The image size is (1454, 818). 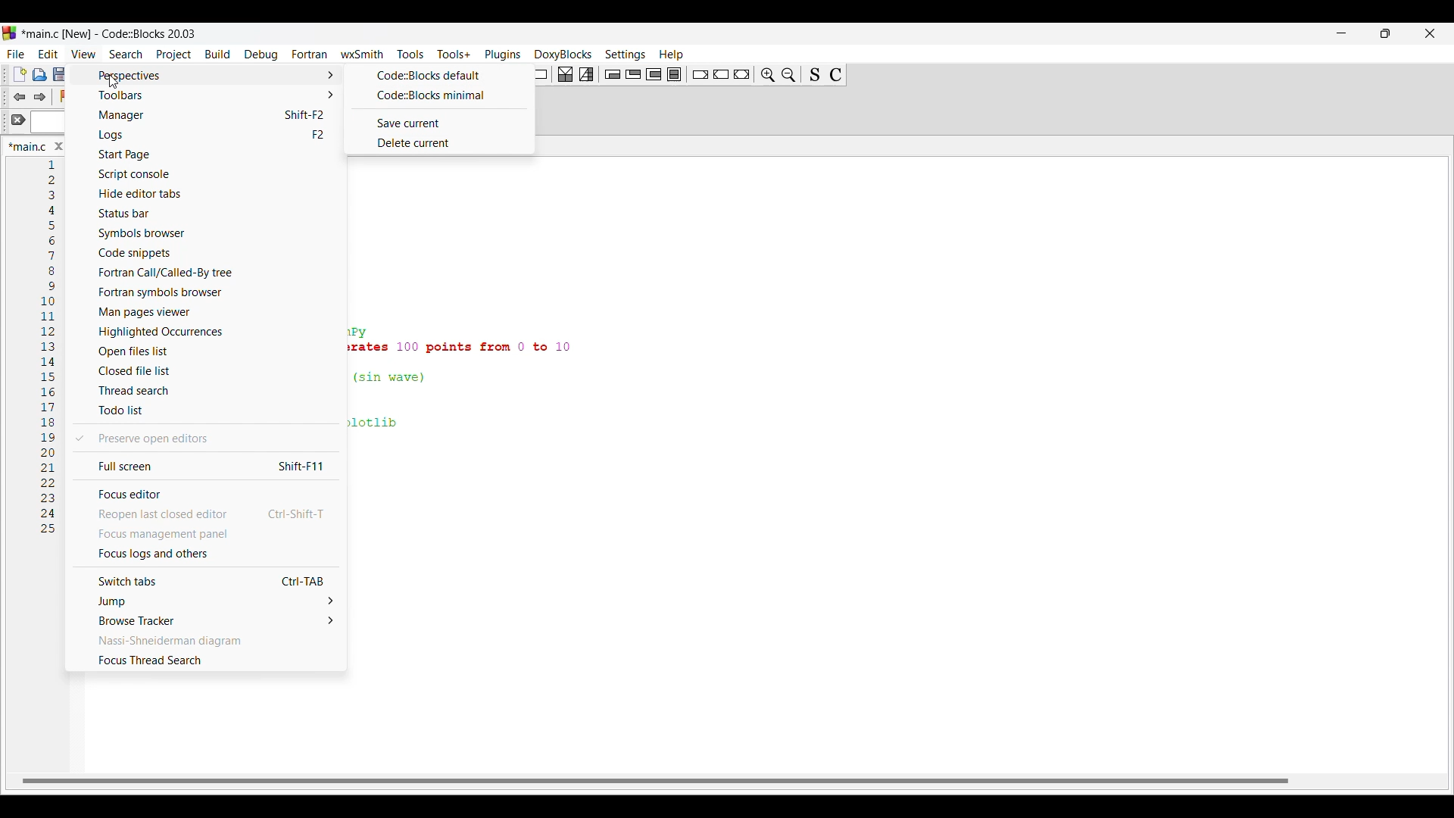 I want to click on Text box and text options, so click(x=51, y=123).